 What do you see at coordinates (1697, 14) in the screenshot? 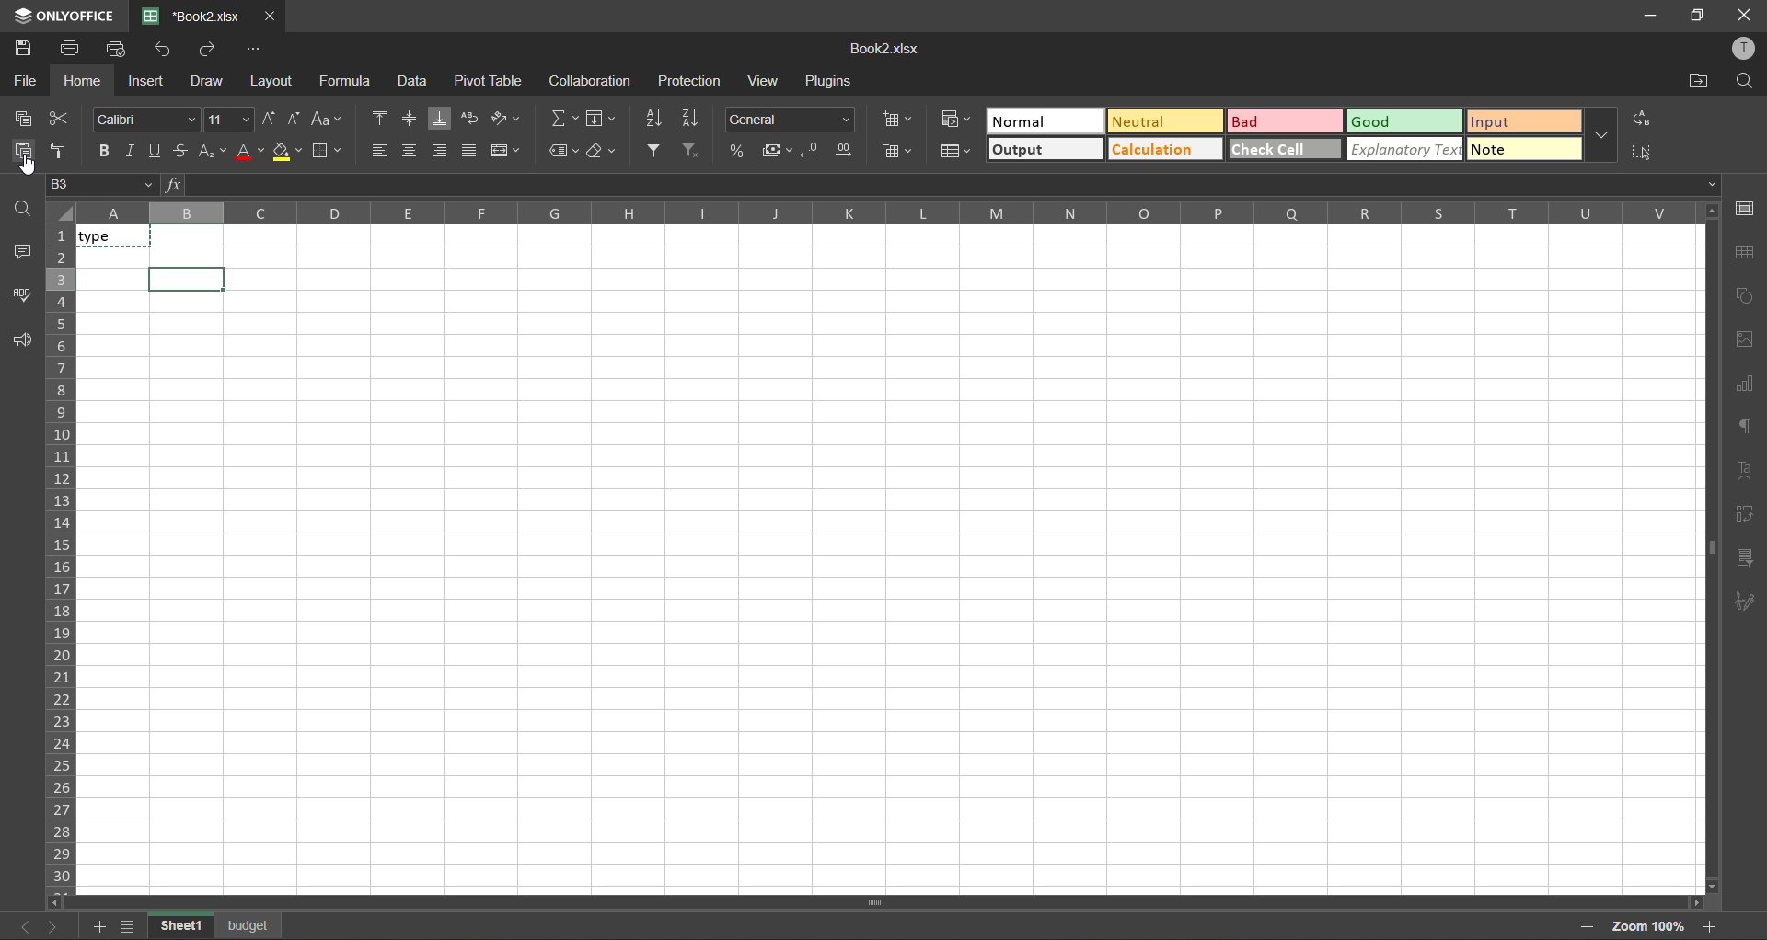
I see `maximize` at bounding box center [1697, 14].